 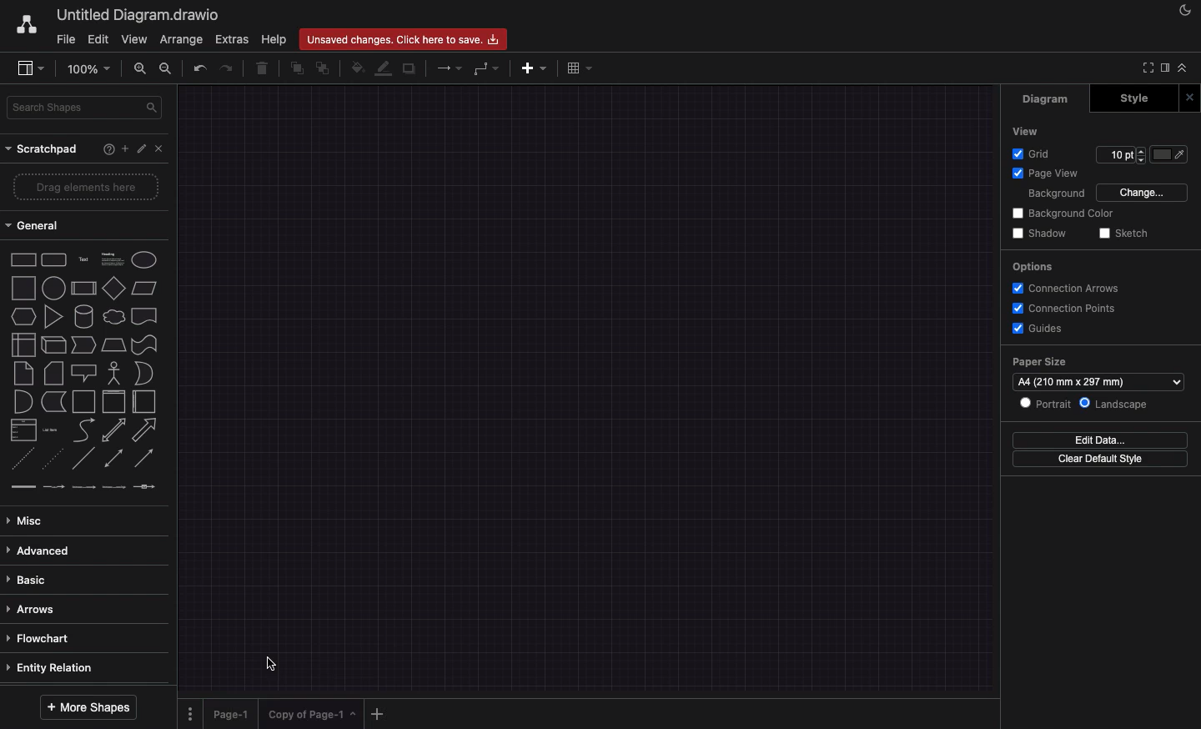 What do you see at coordinates (144, 288) in the screenshot?
I see `parallelogram` at bounding box center [144, 288].